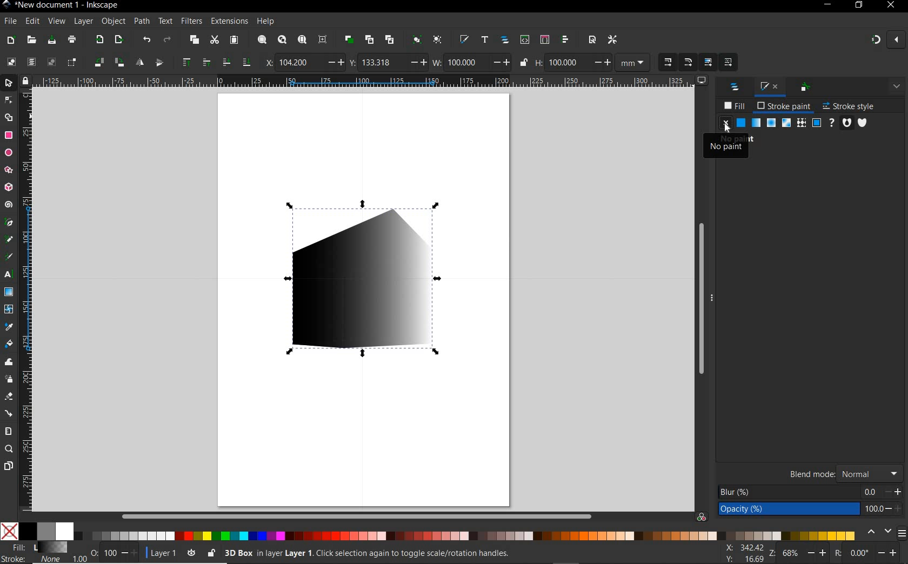 This screenshot has width=908, height=564. I want to click on RULER, so click(364, 81).